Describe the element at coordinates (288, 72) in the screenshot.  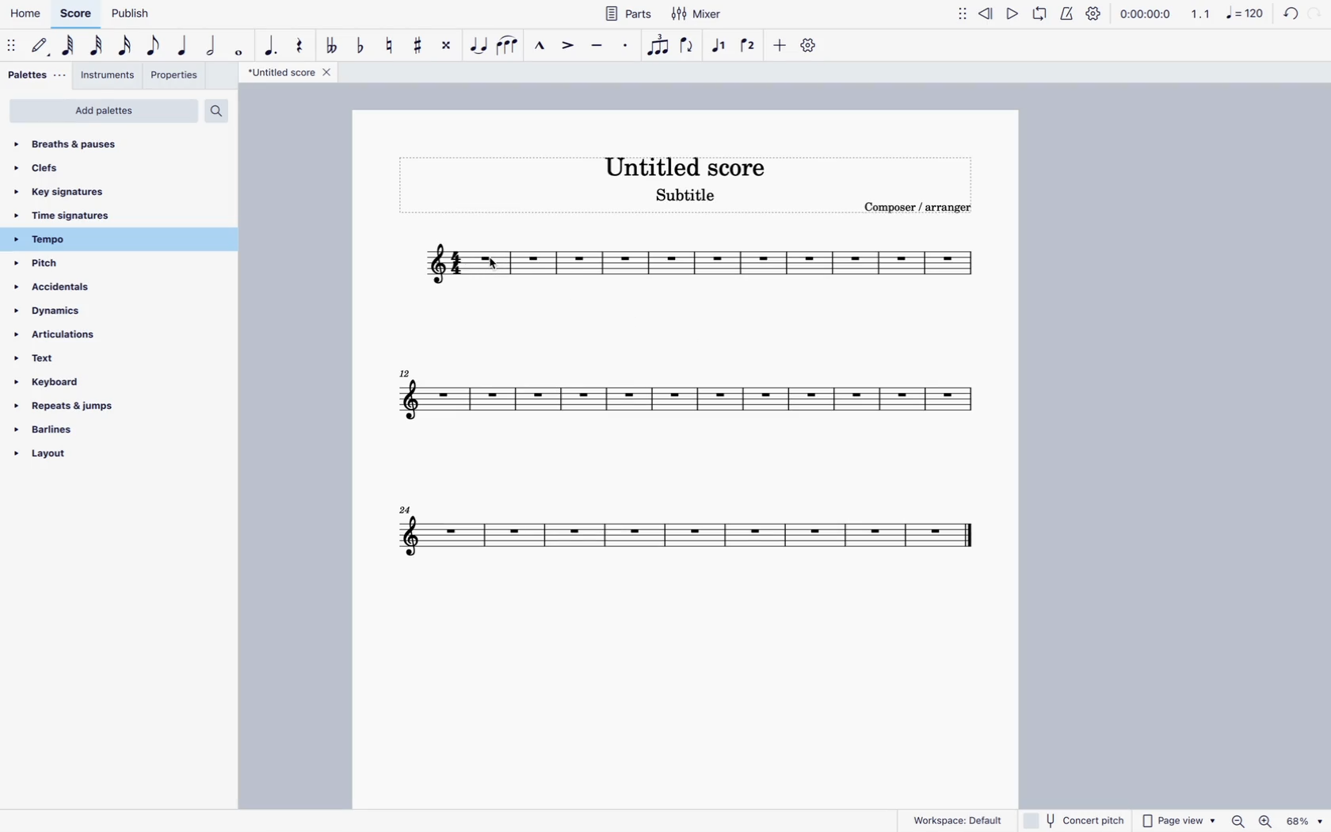
I see `score title` at that location.